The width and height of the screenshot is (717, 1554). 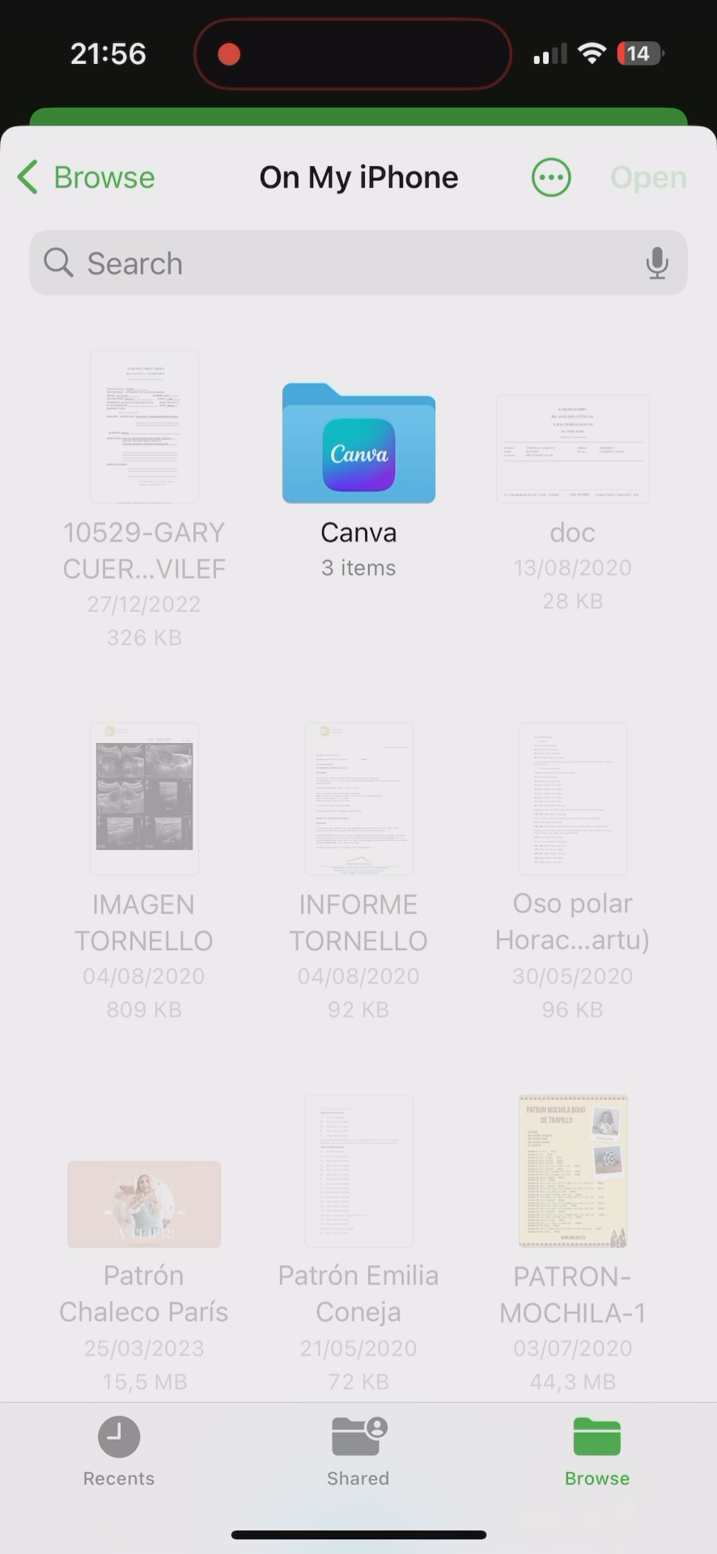 What do you see at coordinates (640, 56) in the screenshot?
I see `battery` at bounding box center [640, 56].